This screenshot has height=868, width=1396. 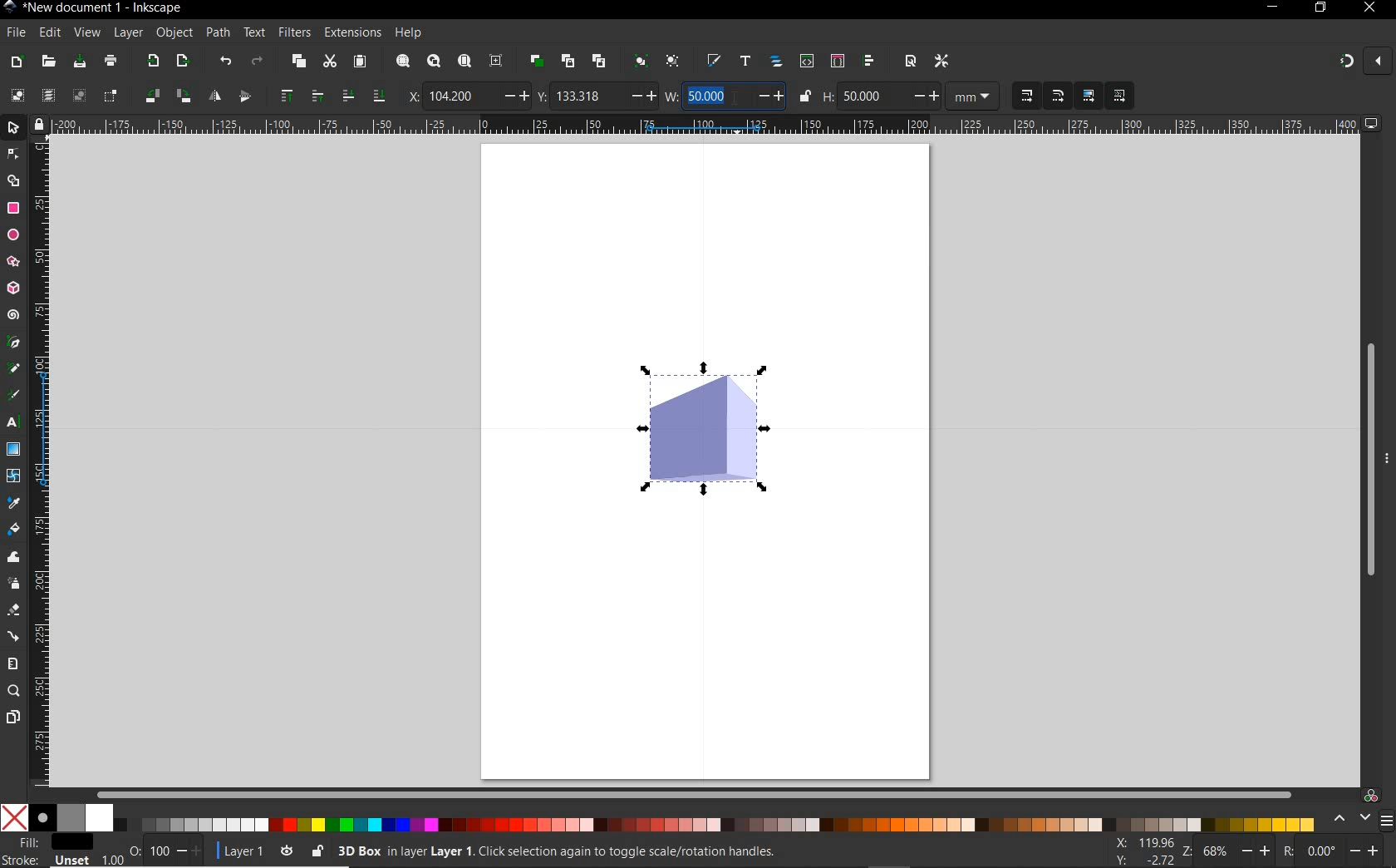 I want to click on zoom, so click(x=1187, y=852).